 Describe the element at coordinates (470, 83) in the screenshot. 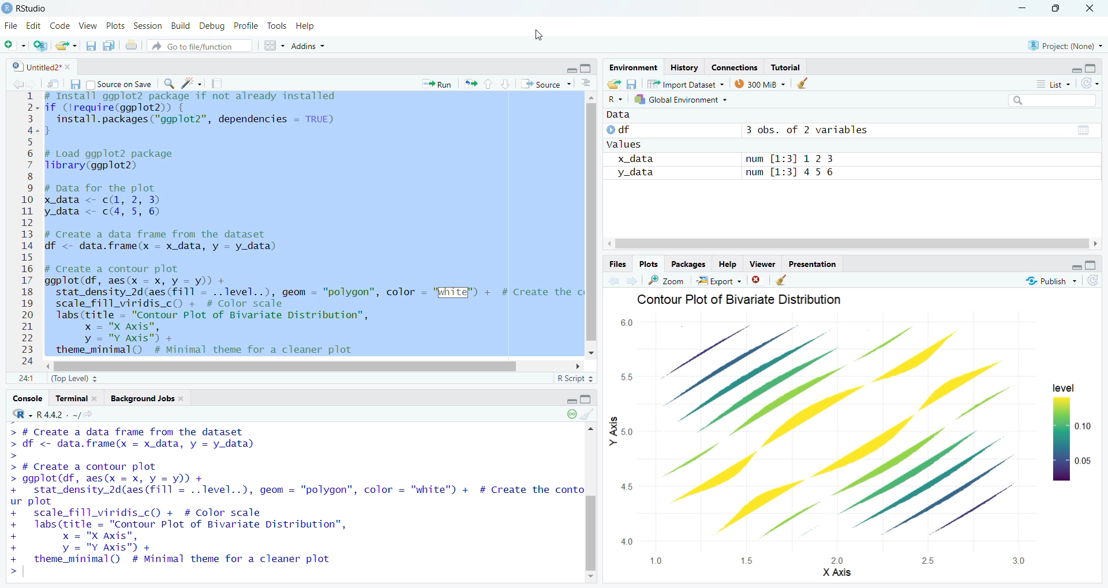

I see `re run the previous code` at that location.